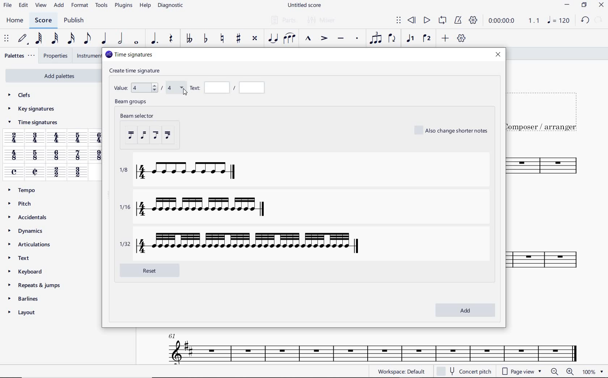 The height and width of the screenshot is (378, 608). What do you see at coordinates (205, 39) in the screenshot?
I see `TOGGLE FLAT` at bounding box center [205, 39].